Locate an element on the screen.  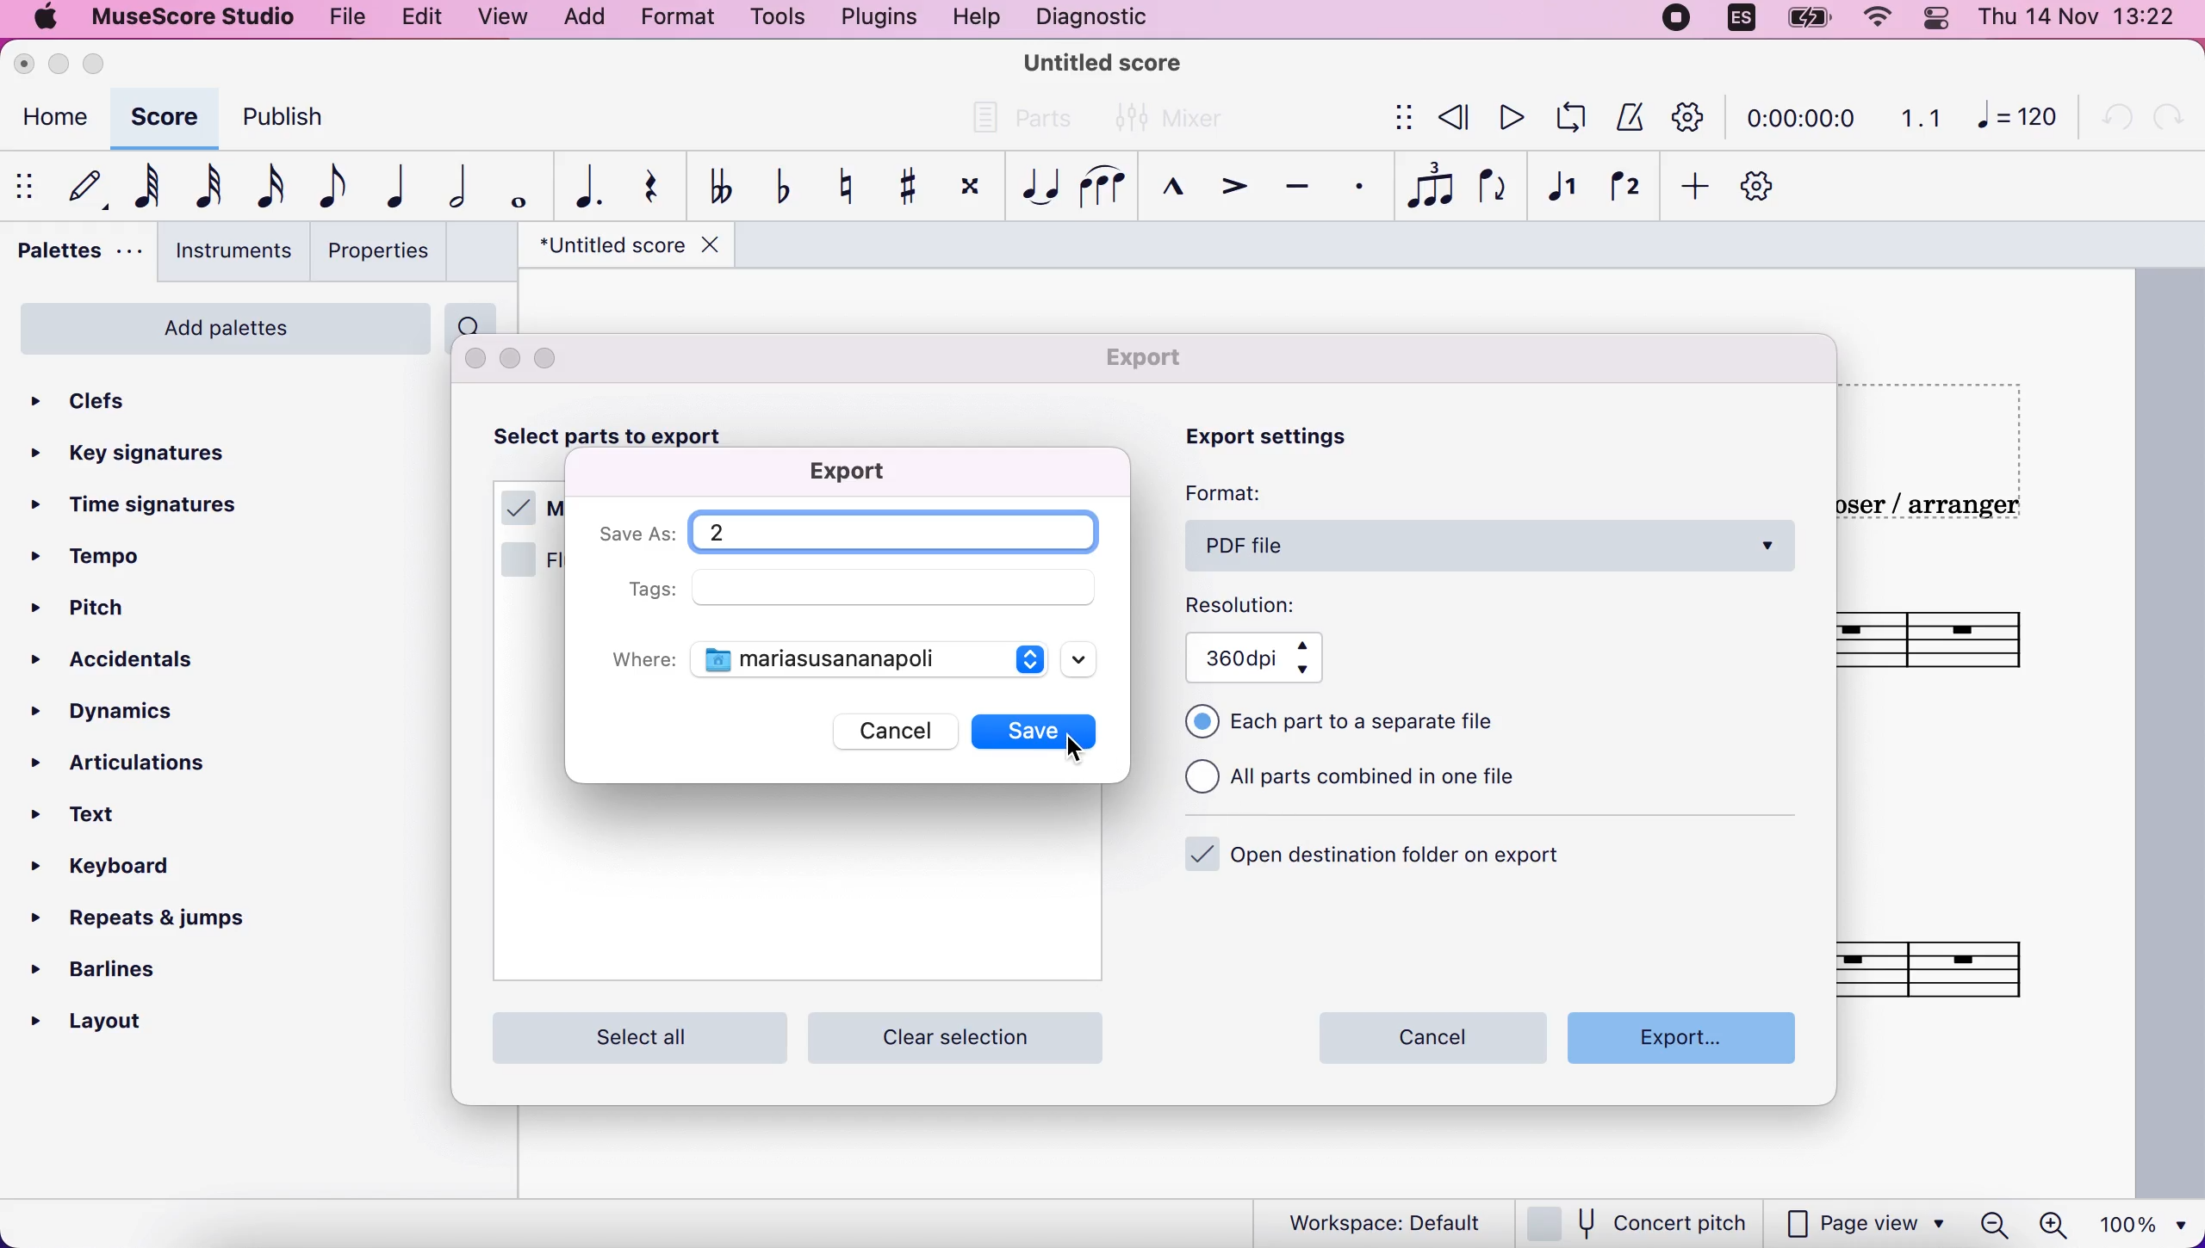
100% is located at coordinates (2148, 1222).